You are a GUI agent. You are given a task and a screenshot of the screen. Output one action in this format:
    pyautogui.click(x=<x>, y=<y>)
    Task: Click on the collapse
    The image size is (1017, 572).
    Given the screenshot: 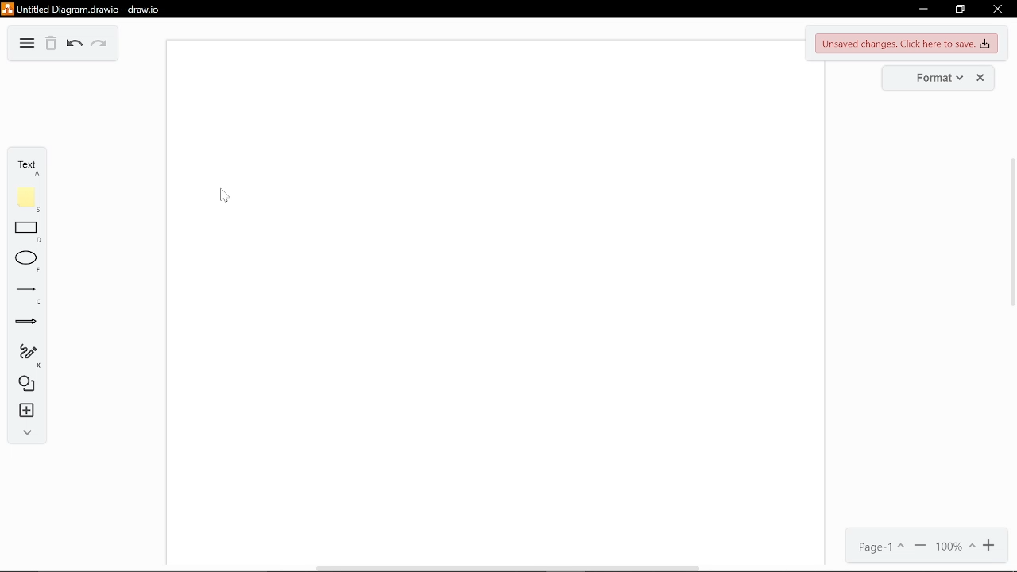 What is the action you would take?
    pyautogui.click(x=27, y=433)
    